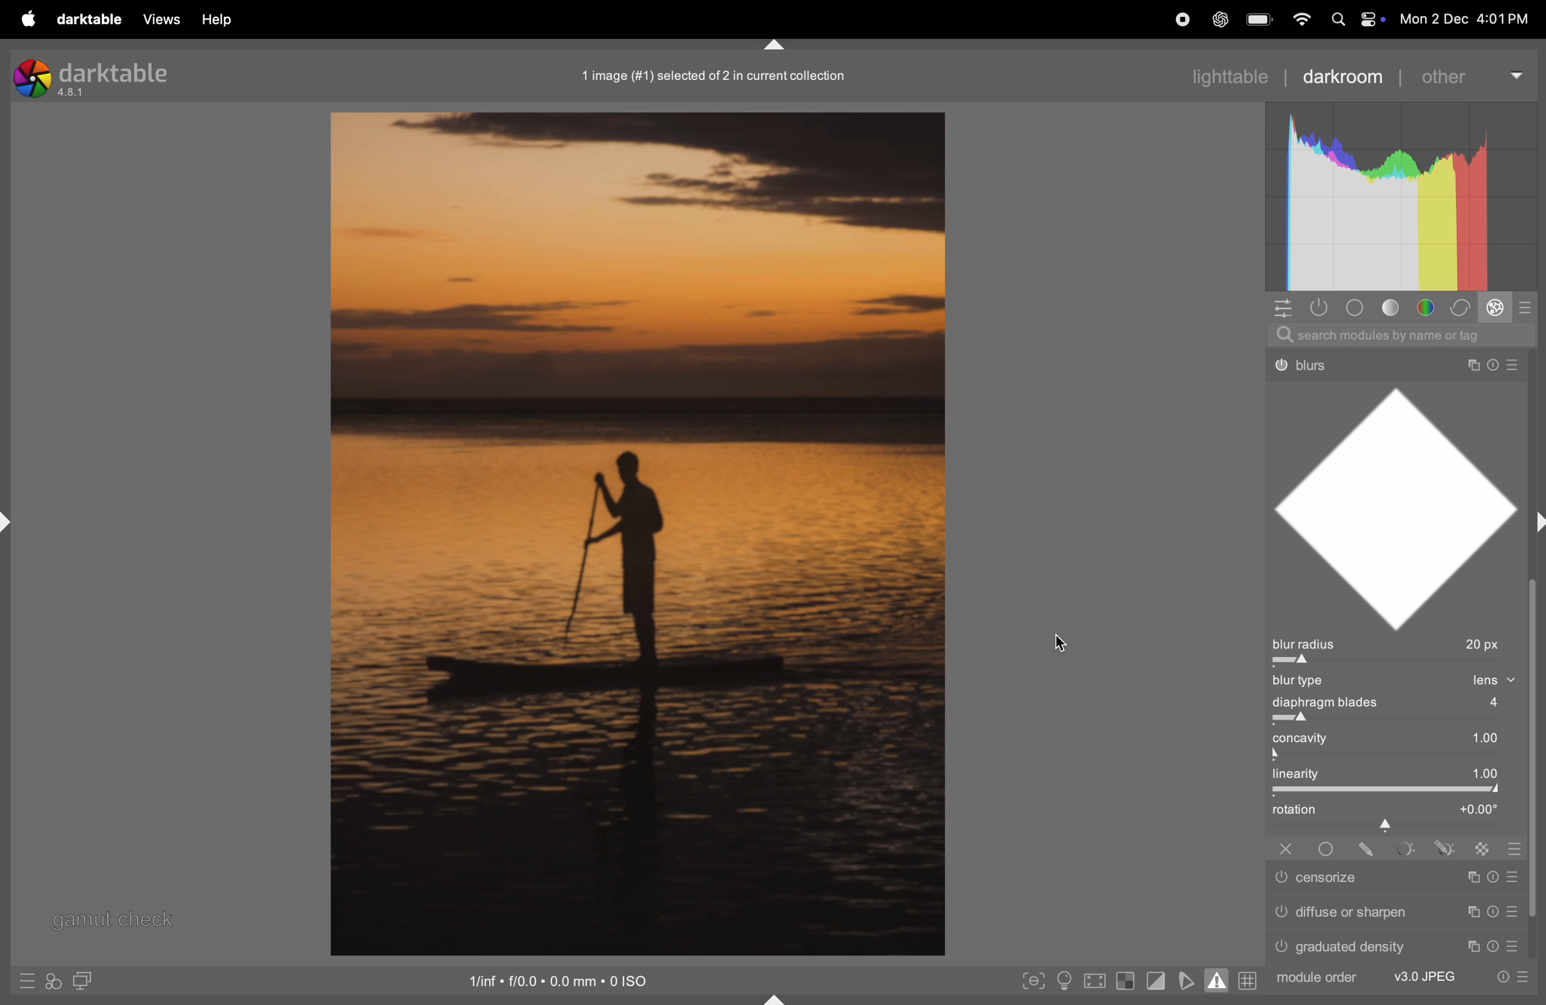 The height and width of the screenshot is (1005, 1546). Describe the element at coordinates (1399, 945) in the screenshot. I see `` at that location.